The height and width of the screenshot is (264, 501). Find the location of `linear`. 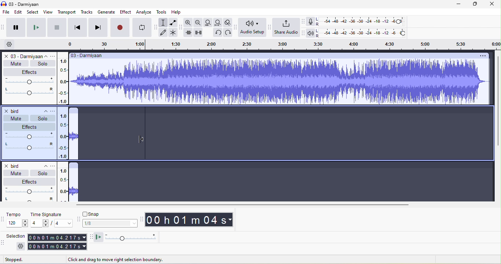

linear is located at coordinates (64, 79).